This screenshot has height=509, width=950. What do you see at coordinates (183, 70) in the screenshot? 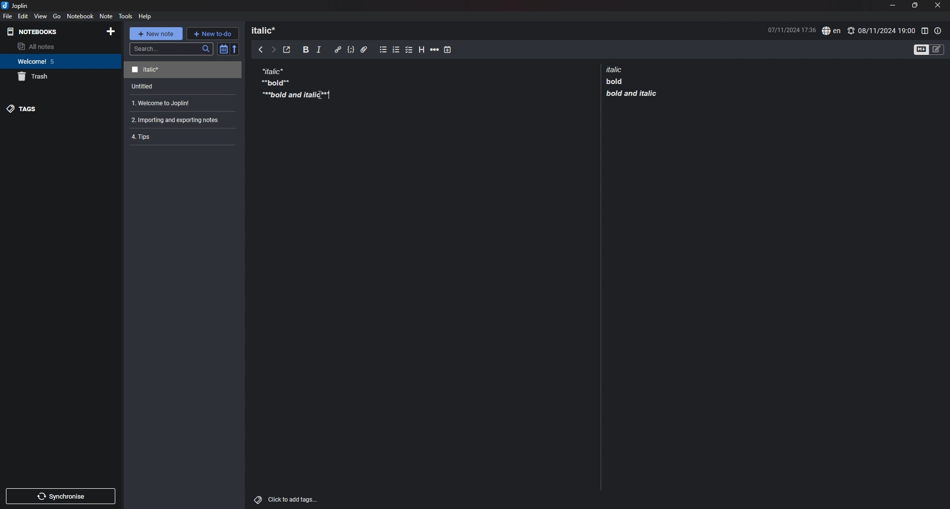
I see `note` at bounding box center [183, 70].